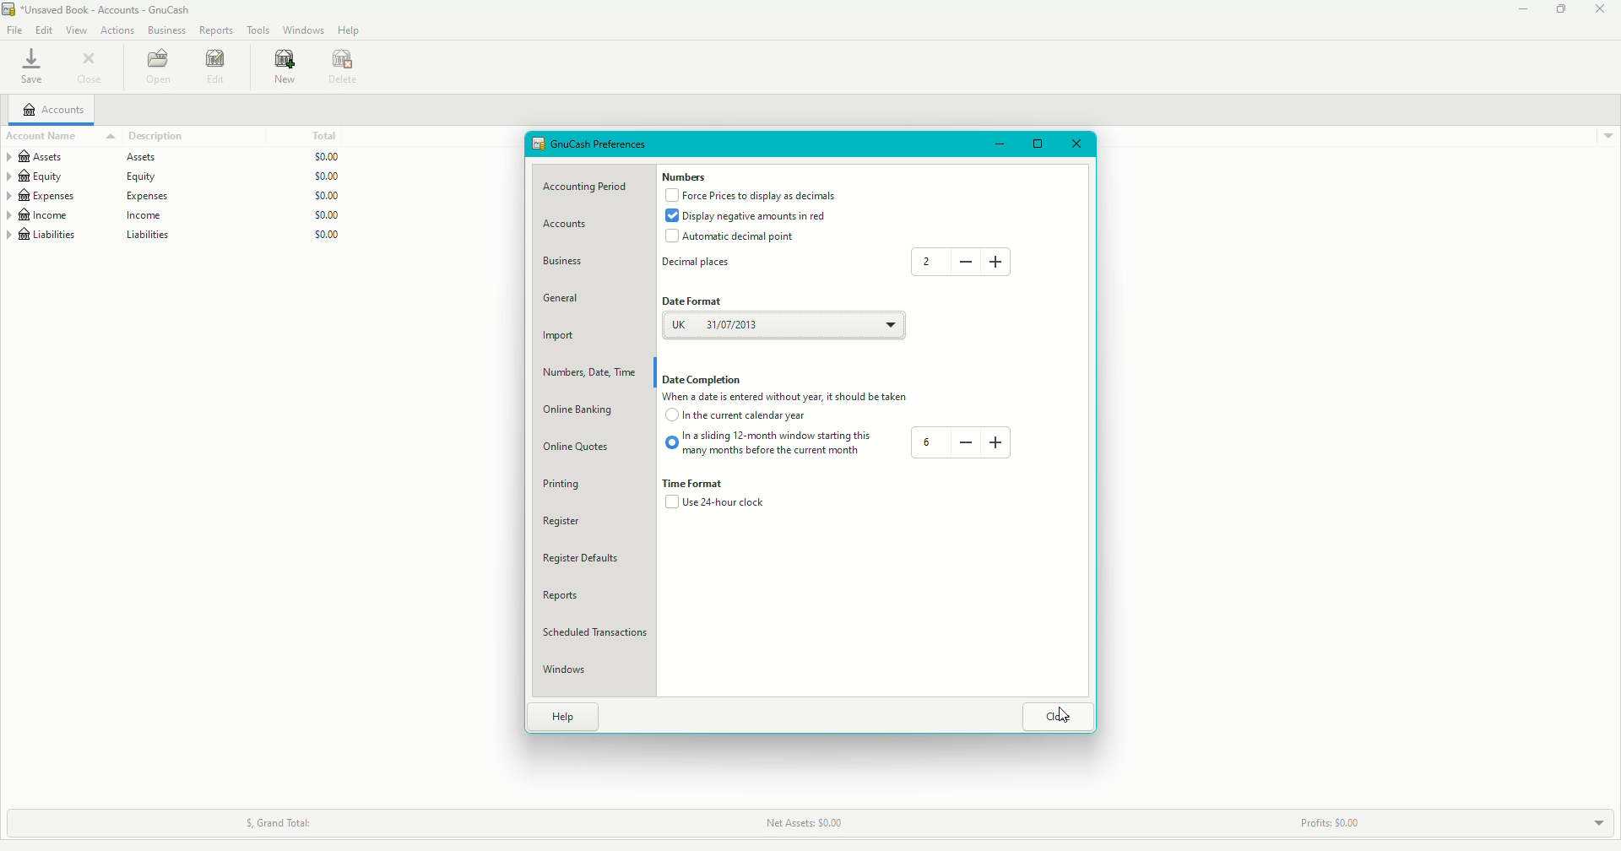  I want to click on Business, so click(166, 30).